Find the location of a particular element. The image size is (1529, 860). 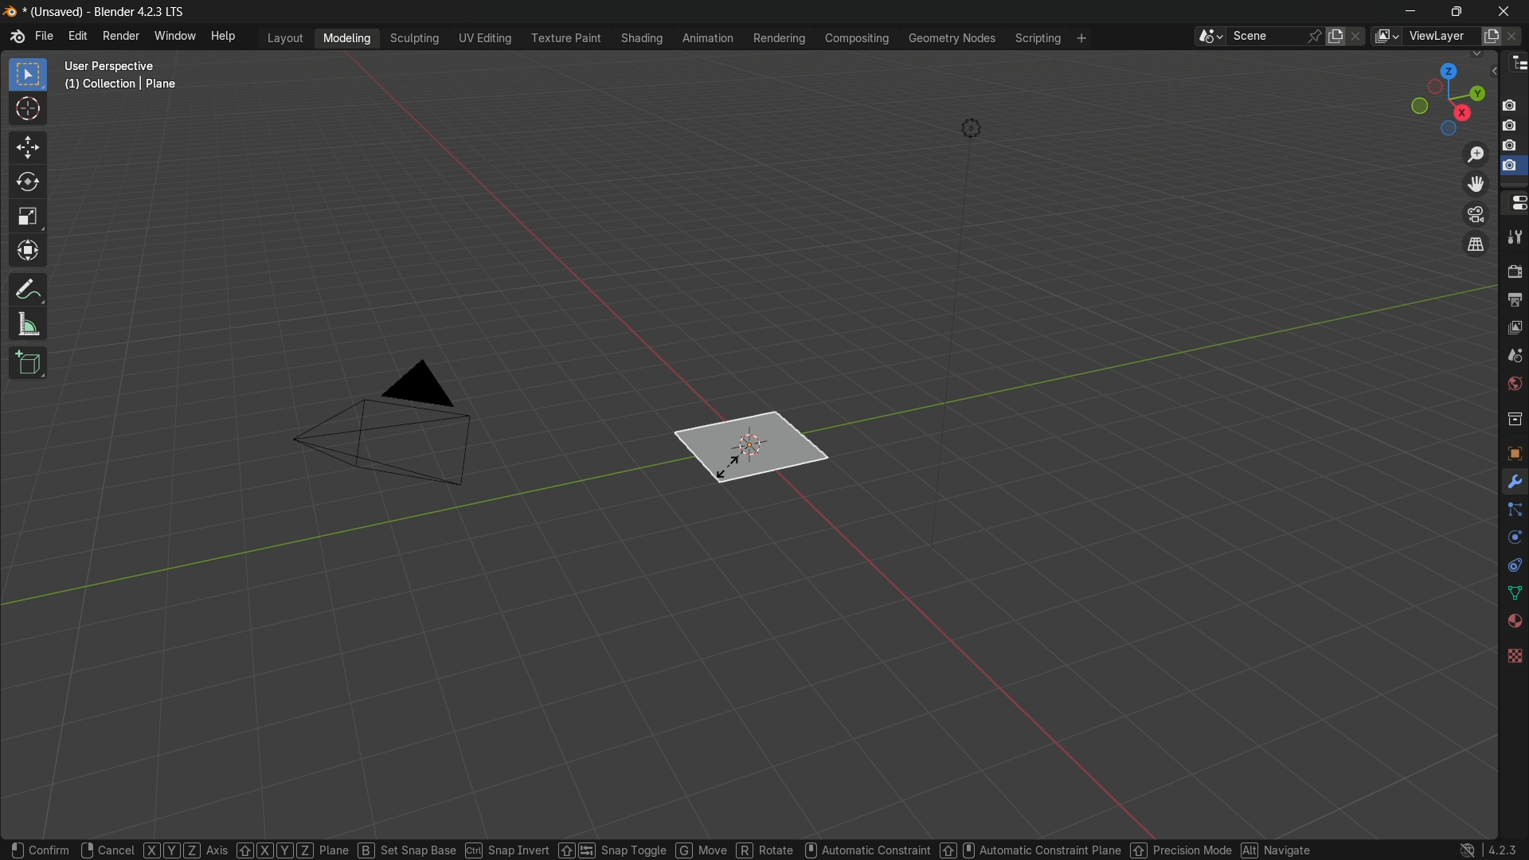

help menu is located at coordinates (225, 36).